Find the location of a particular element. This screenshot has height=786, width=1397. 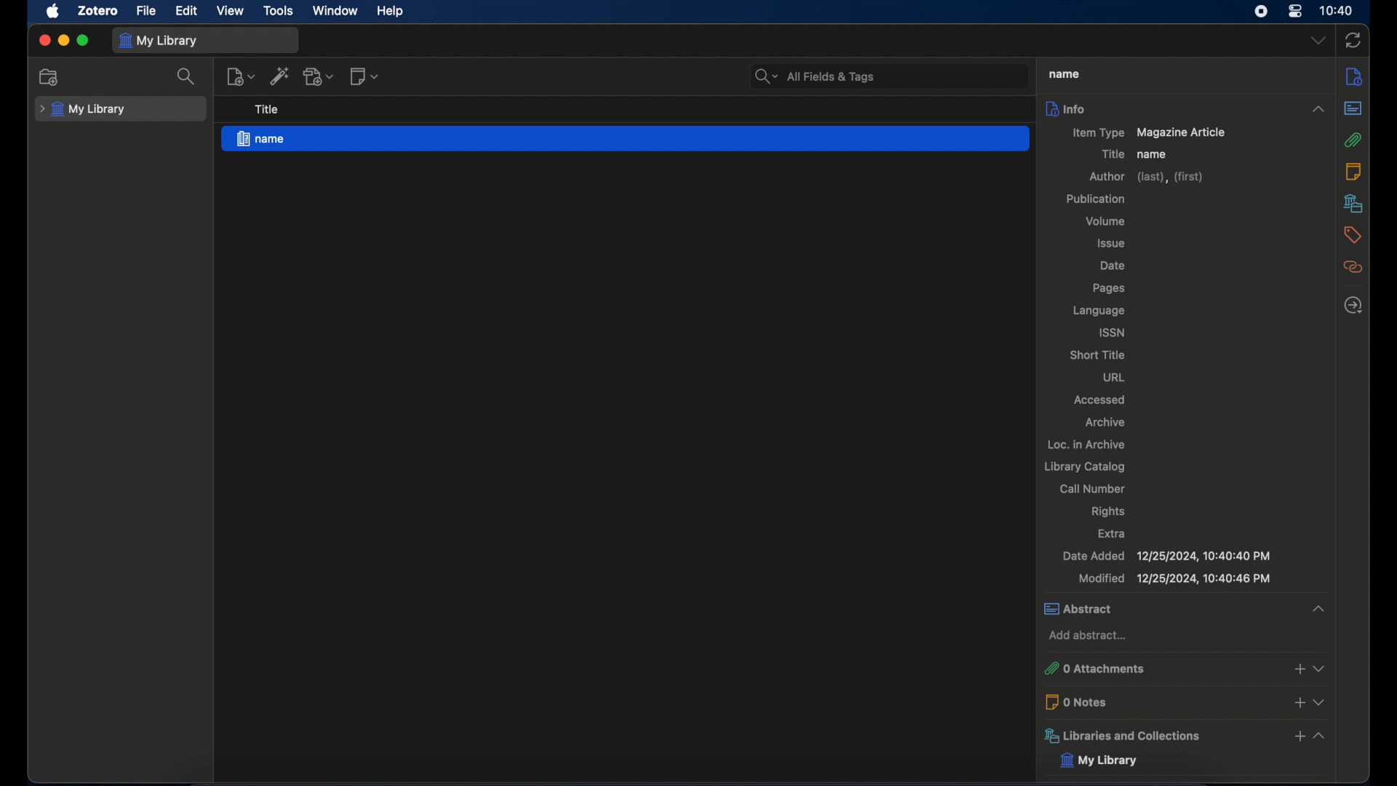

screen recorder is located at coordinates (1262, 12).